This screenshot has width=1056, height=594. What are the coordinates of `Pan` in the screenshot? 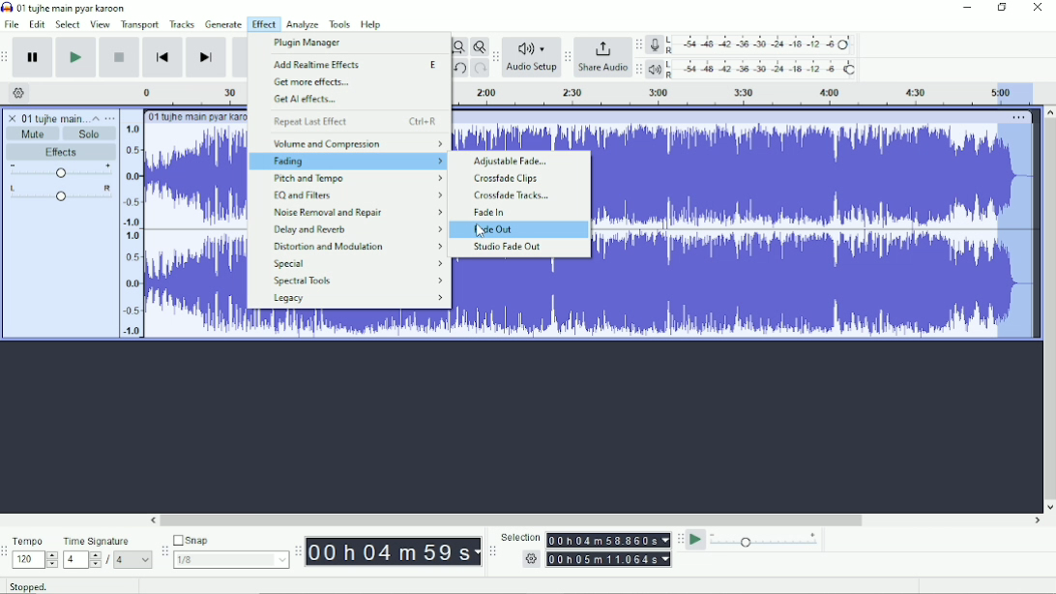 It's located at (58, 193).